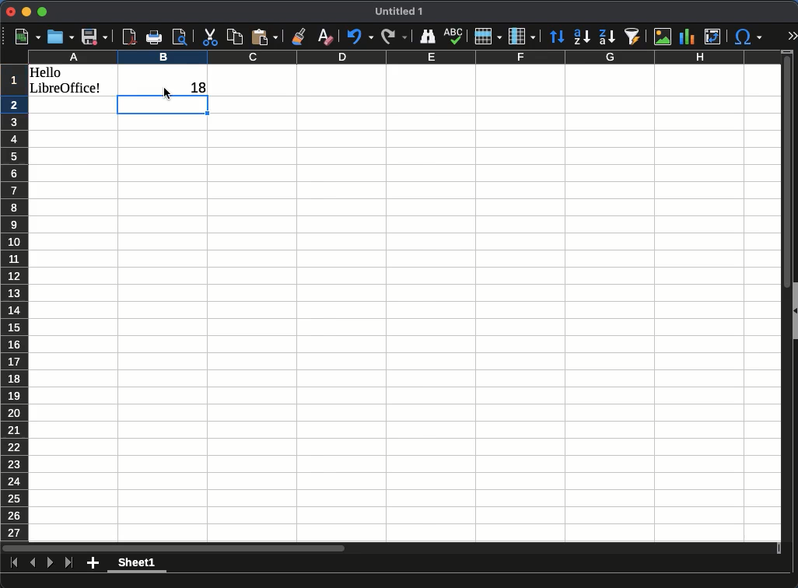 The image size is (798, 588). Describe the element at coordinates (747, 34) in the screenshot. I see `special character` at that location.